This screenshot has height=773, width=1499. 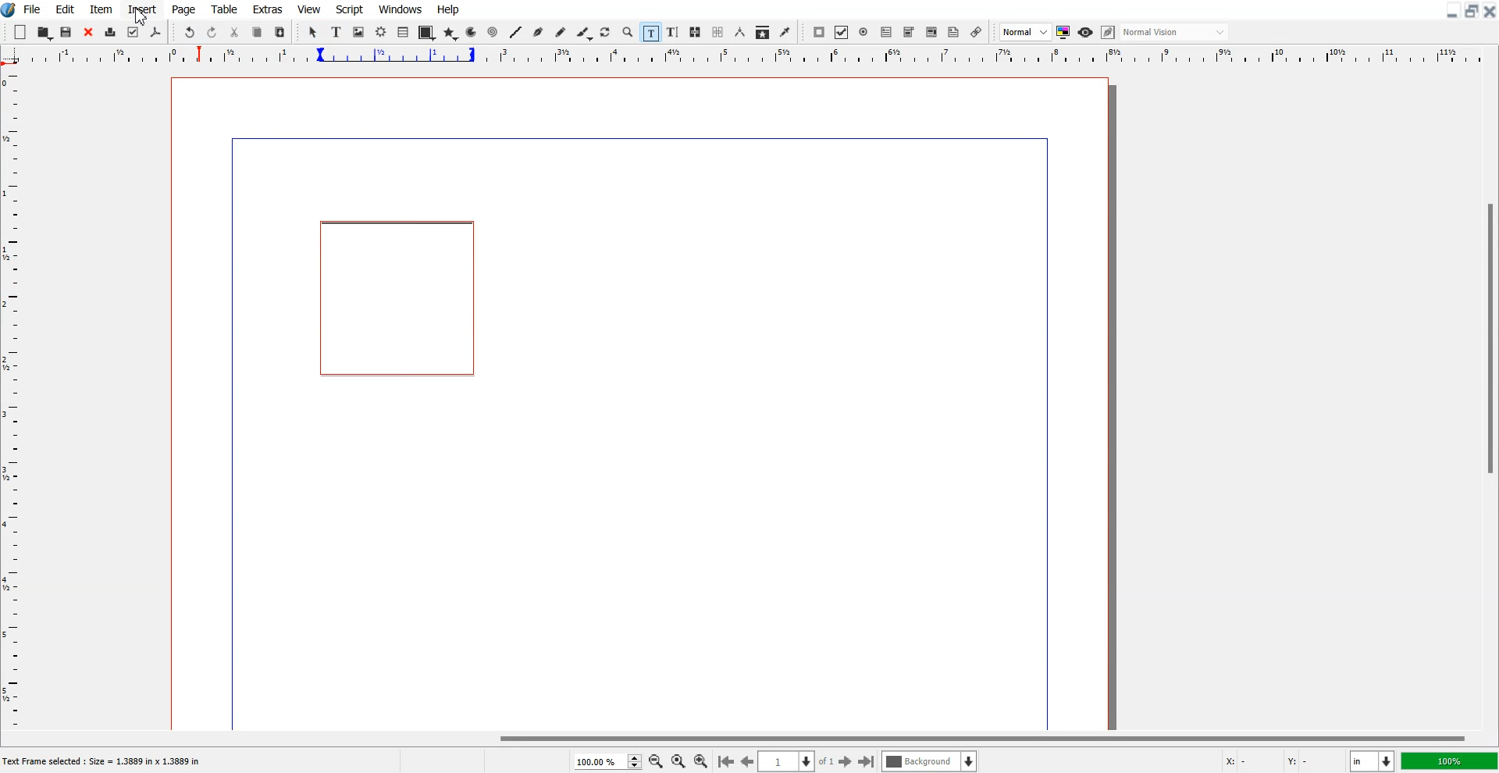 I want to click on Extras, so click(x=268, y=9).